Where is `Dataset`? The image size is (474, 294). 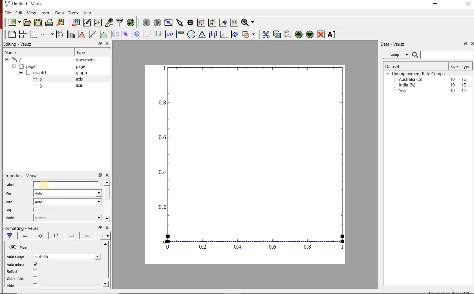
Dataset is located at coordinates (406, 66).